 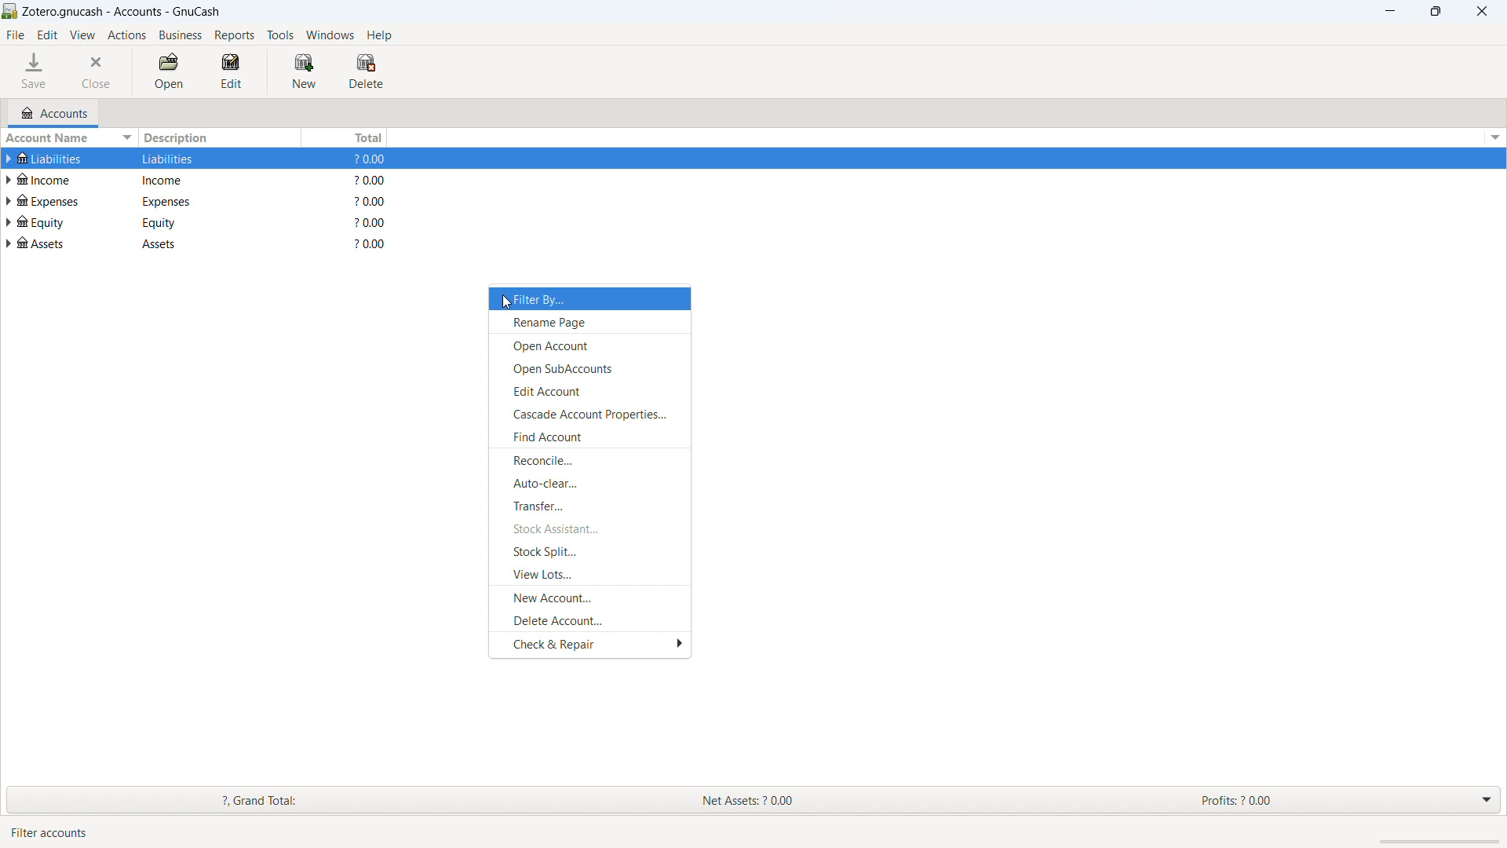 What do you see at coordinates (589, 551) in the screenshot?
I see `stock split` at bounding box center [589, 551].